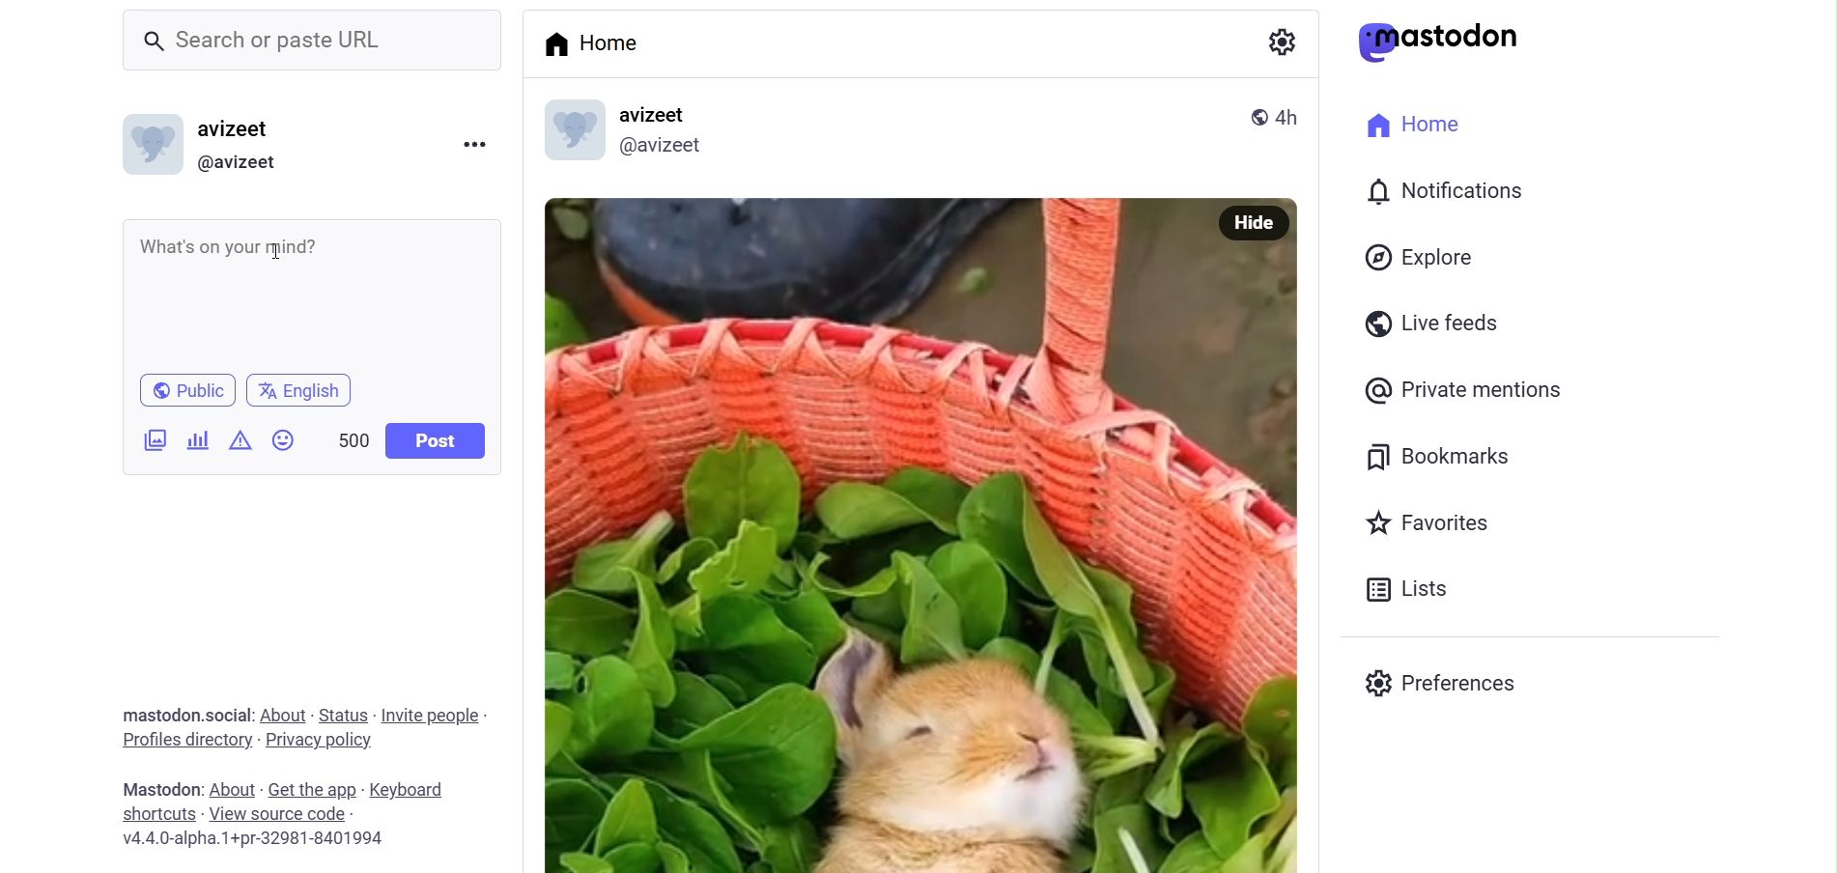 The width and height of the screenshot is (1837, 873). What do you see at coordinates (1288, 117) in the screenshot?
I see `4h` at bounding box center [1288, 117].